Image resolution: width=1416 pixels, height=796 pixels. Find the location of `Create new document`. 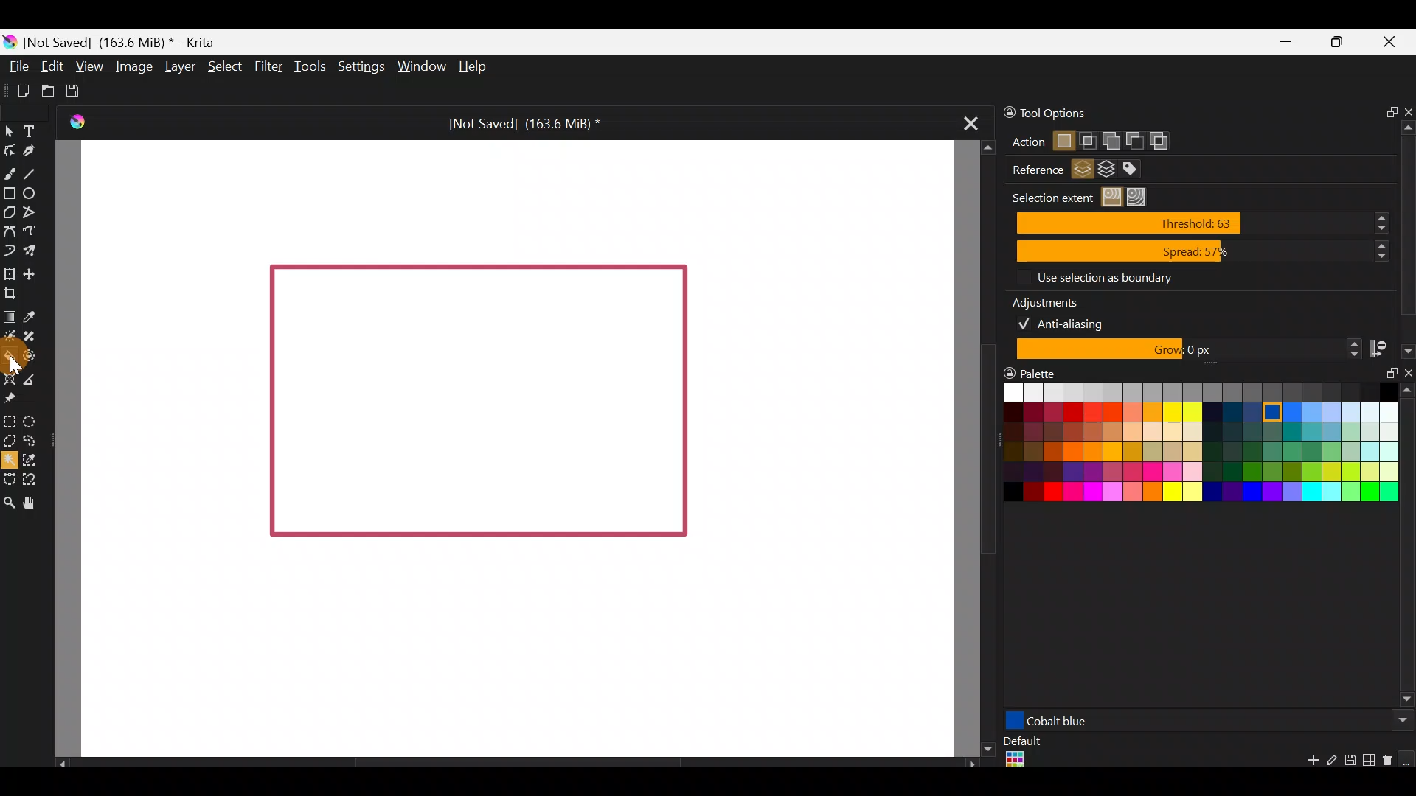

Create new document is located at coordinates (18, 89).